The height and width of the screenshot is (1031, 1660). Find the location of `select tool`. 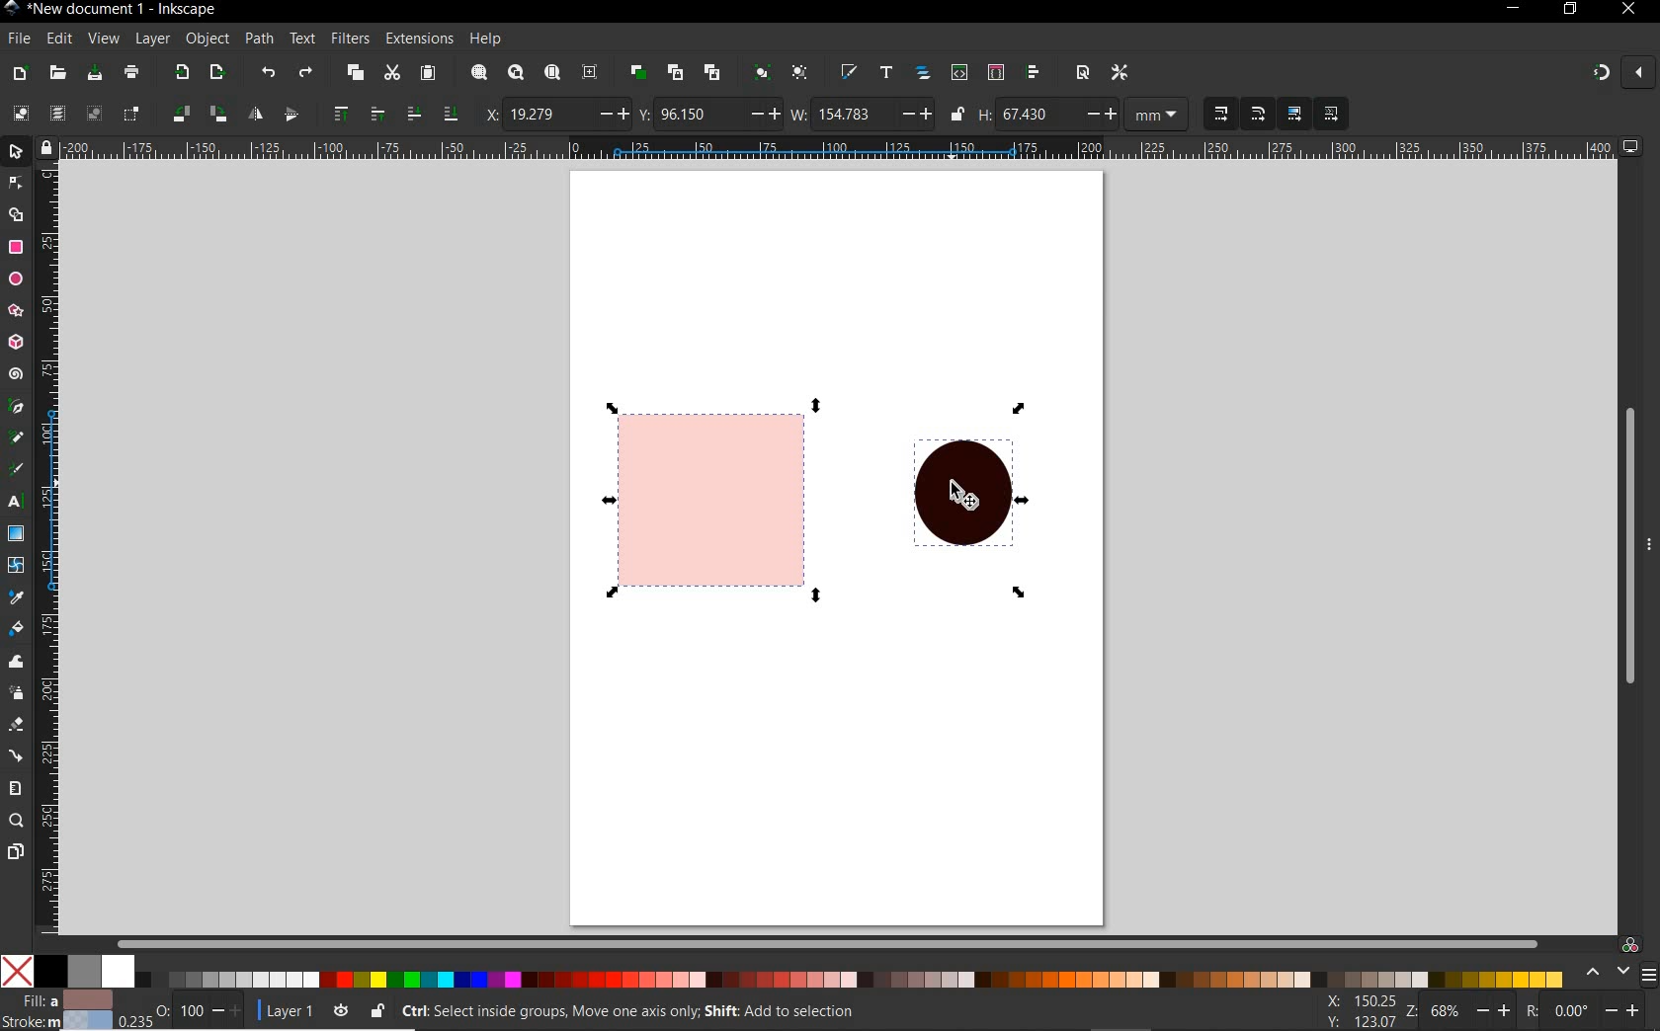

select tool is located at coordinates (17, 150).